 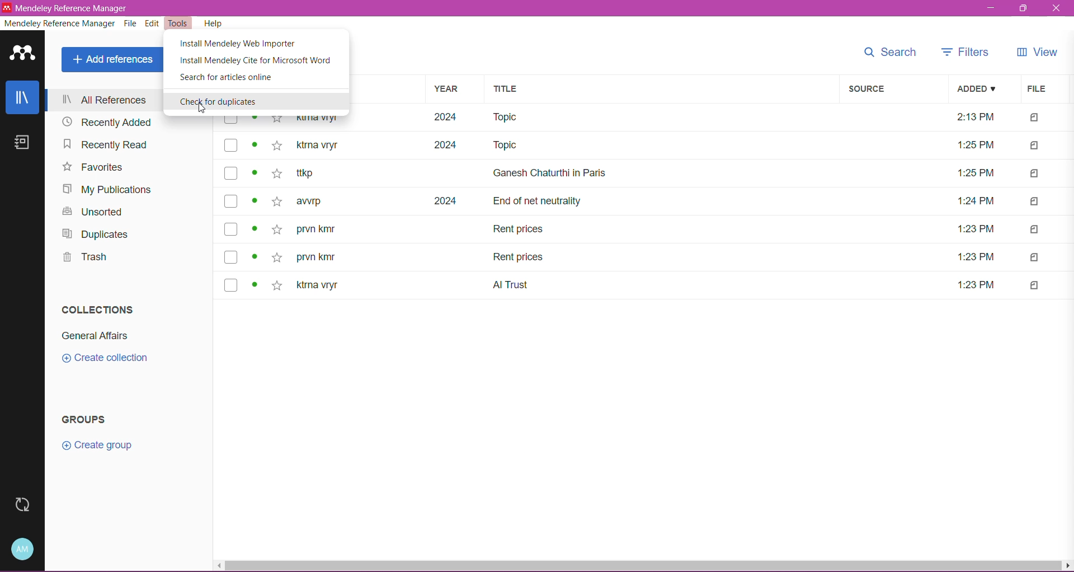 I want to click on Search for articles online, so click(x=230, y=79).